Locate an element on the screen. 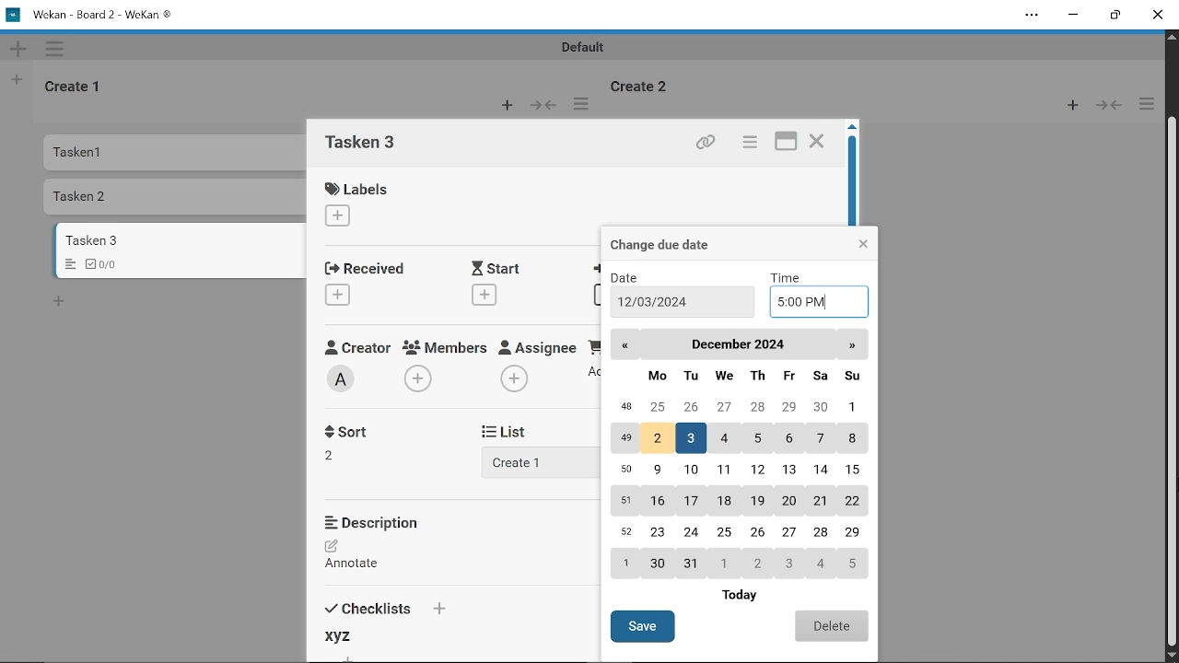 The width and height of the screenshot is (1179, 663). Checklists is located at coordinates (383, 606).